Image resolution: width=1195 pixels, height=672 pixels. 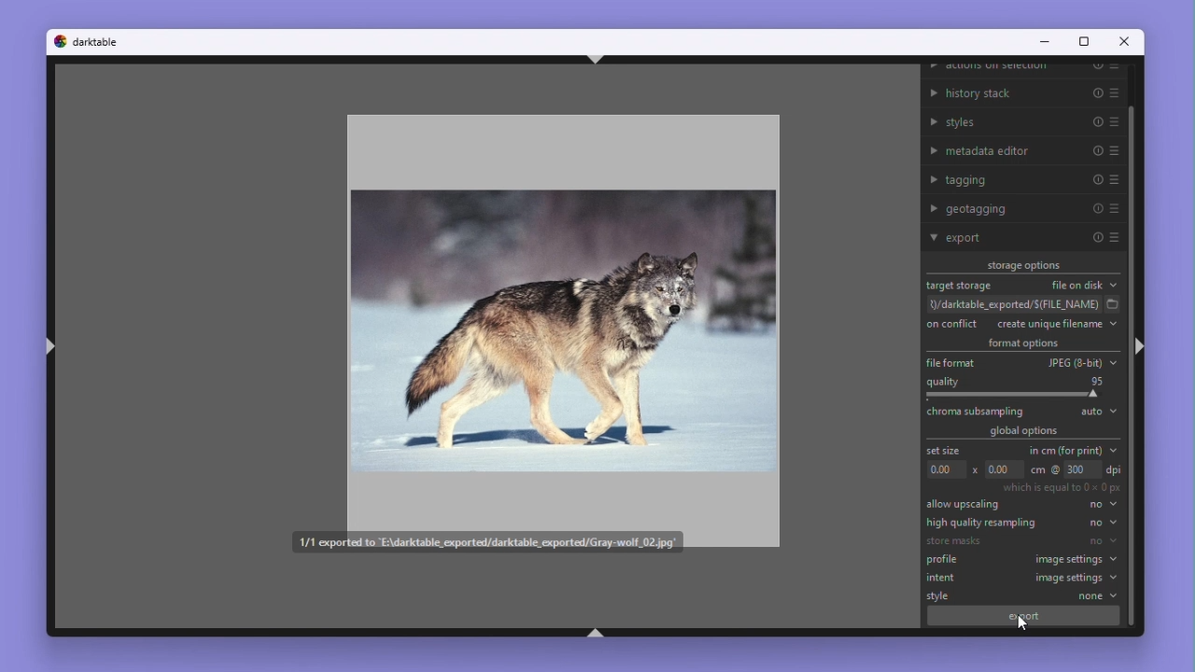 I want to click on ctrl+shift+r, so click(x=1142, y=346).